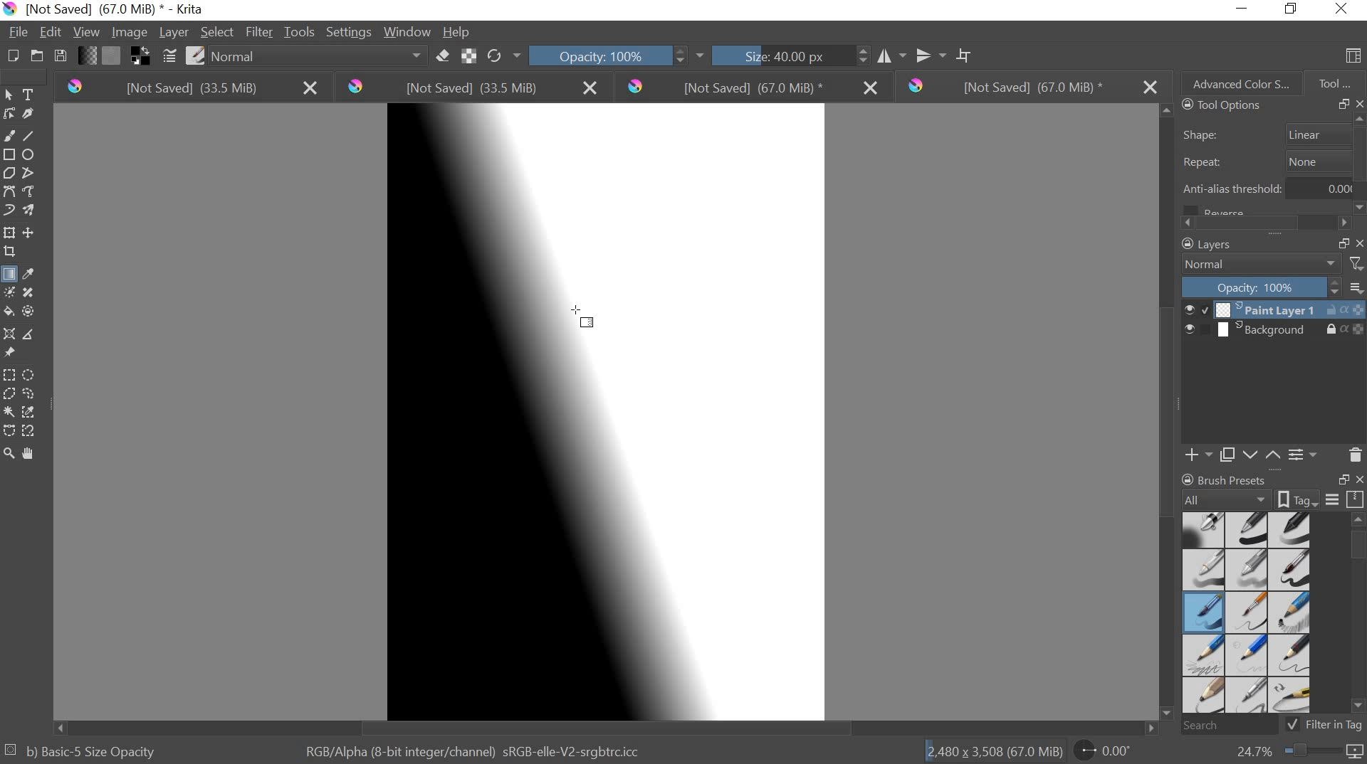  What do you see at coordinates (1295, 753) in the screenshot?
I see `ZOOM FACTOR` at bounding box center [1295, 753].